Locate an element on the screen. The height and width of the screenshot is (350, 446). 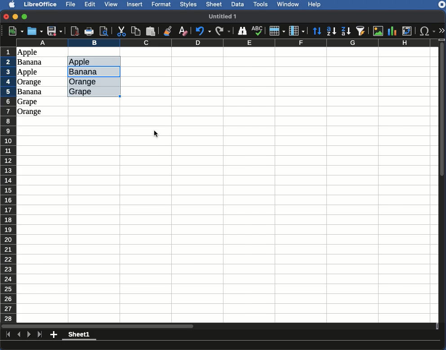
Scroll is located at coordinates (443, 183).